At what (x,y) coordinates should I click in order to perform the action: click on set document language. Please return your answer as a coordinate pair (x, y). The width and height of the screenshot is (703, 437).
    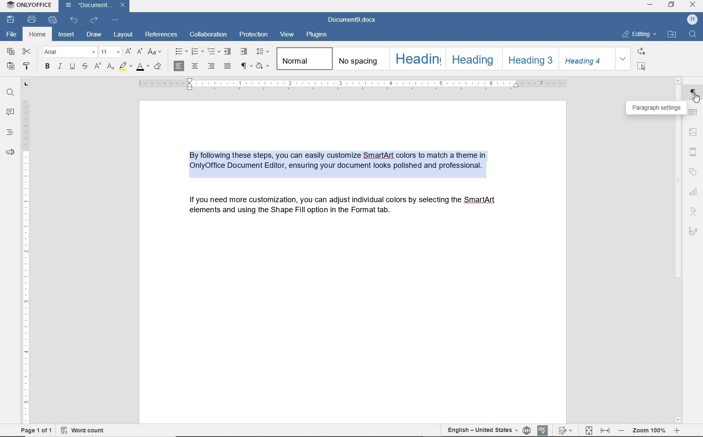
    Looking at the image, I should click on (527, 429).